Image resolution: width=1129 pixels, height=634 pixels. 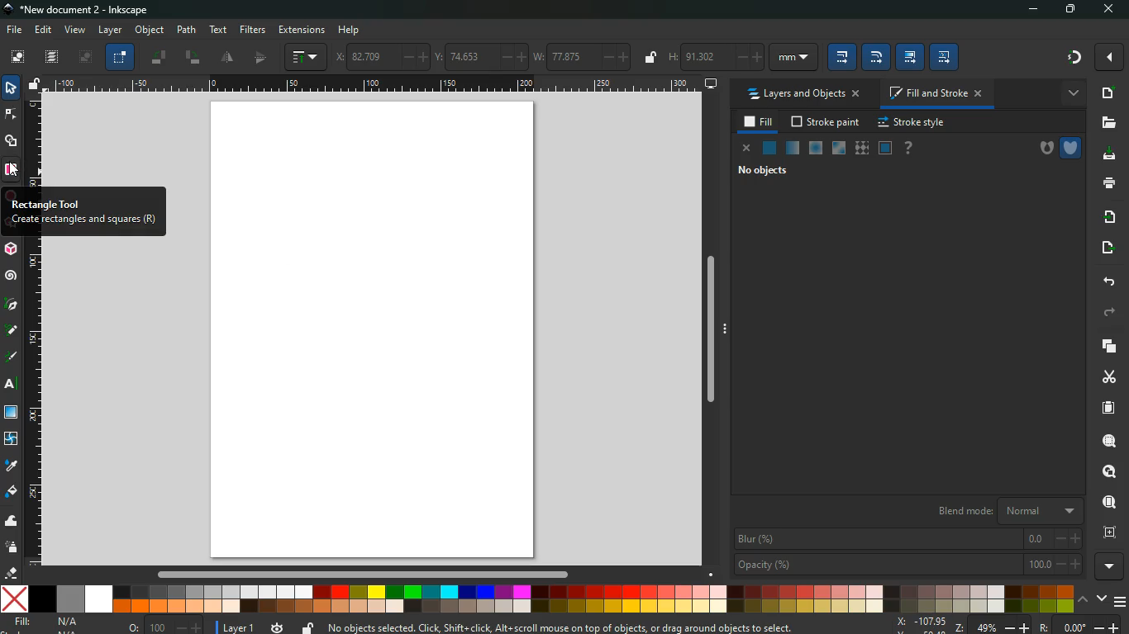 What do you see at coordinates (275, 627) in the screenshot?
I see `time` at bounding box center [275, 627].